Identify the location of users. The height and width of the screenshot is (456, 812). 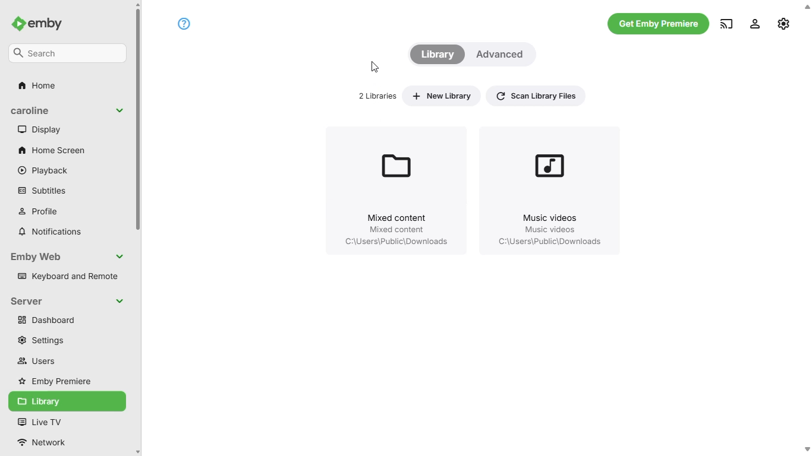
(34, 360).